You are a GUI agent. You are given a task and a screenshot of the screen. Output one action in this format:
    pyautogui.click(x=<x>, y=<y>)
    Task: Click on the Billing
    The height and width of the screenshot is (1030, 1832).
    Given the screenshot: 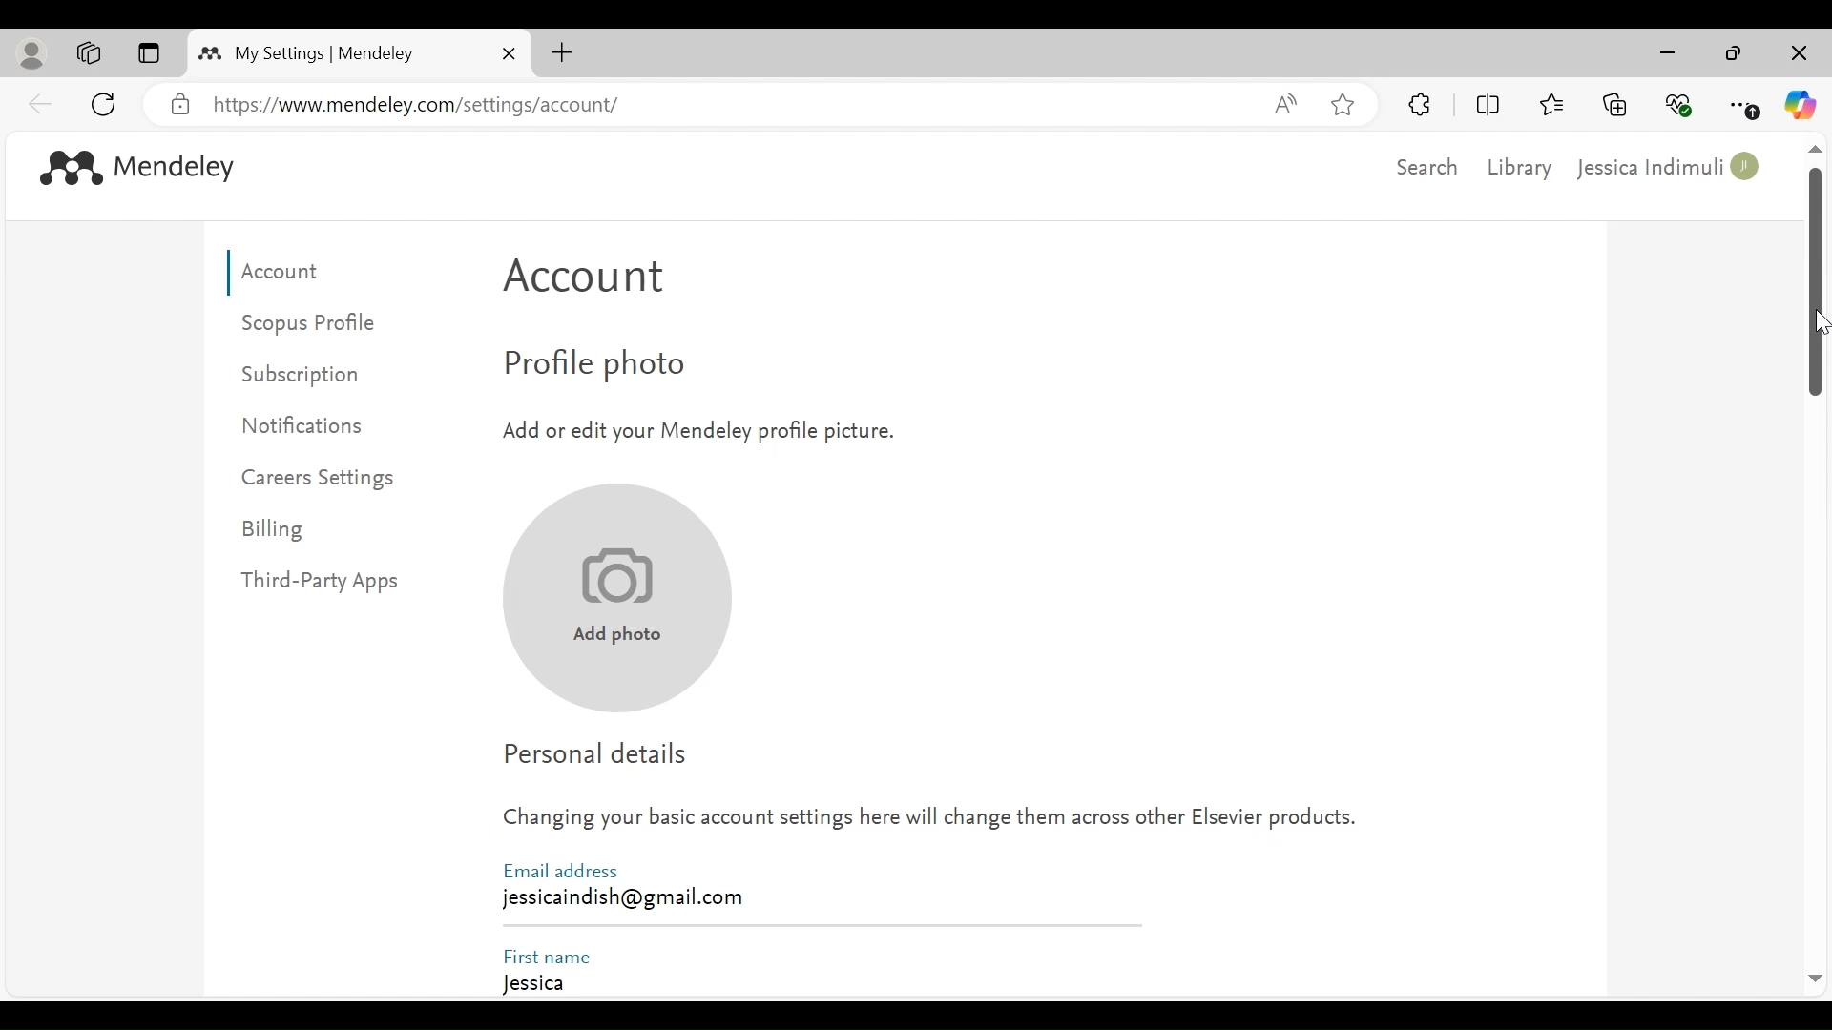 What is the action you would take?
    pyautogui.click(x=277, y=531)
    